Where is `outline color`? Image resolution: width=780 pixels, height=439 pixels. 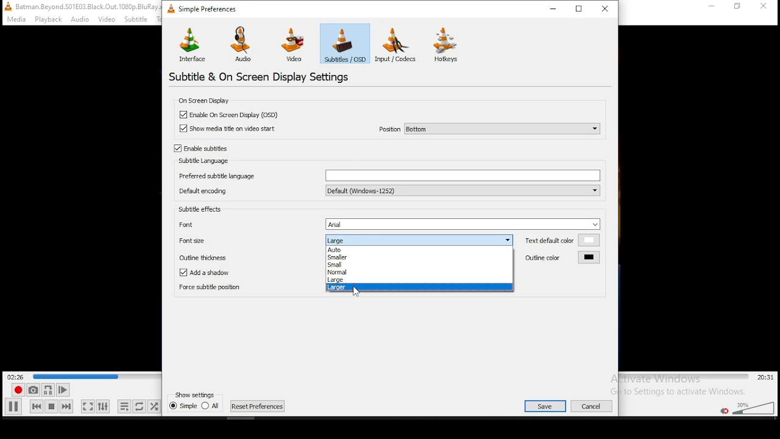
outline color is located at coordinates (562, 257).